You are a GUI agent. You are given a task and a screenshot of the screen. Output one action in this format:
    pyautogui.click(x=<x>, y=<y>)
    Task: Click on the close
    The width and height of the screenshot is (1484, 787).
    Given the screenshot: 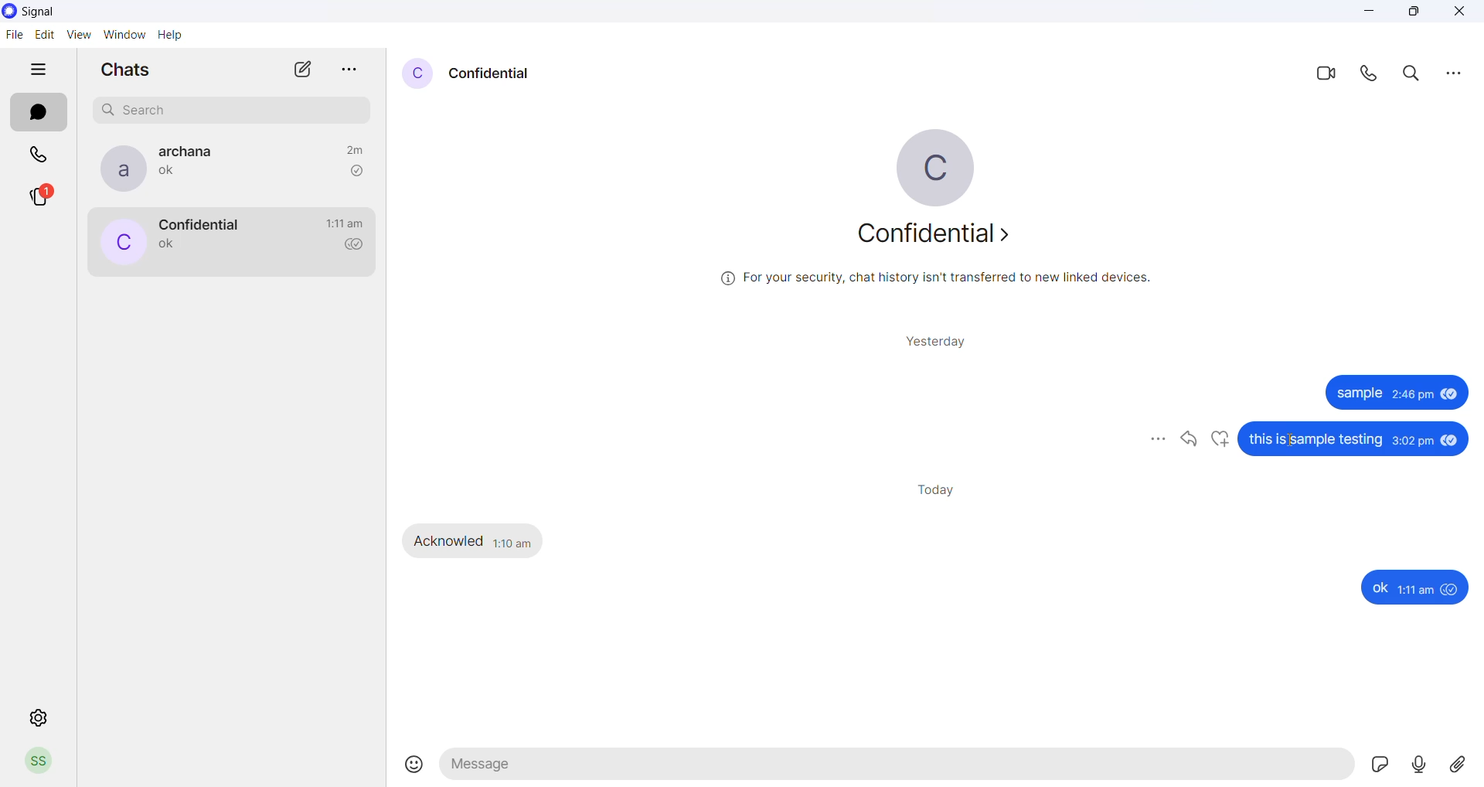 What is the action you would take?
    pyautogui.click(x=1459, y=13)
    